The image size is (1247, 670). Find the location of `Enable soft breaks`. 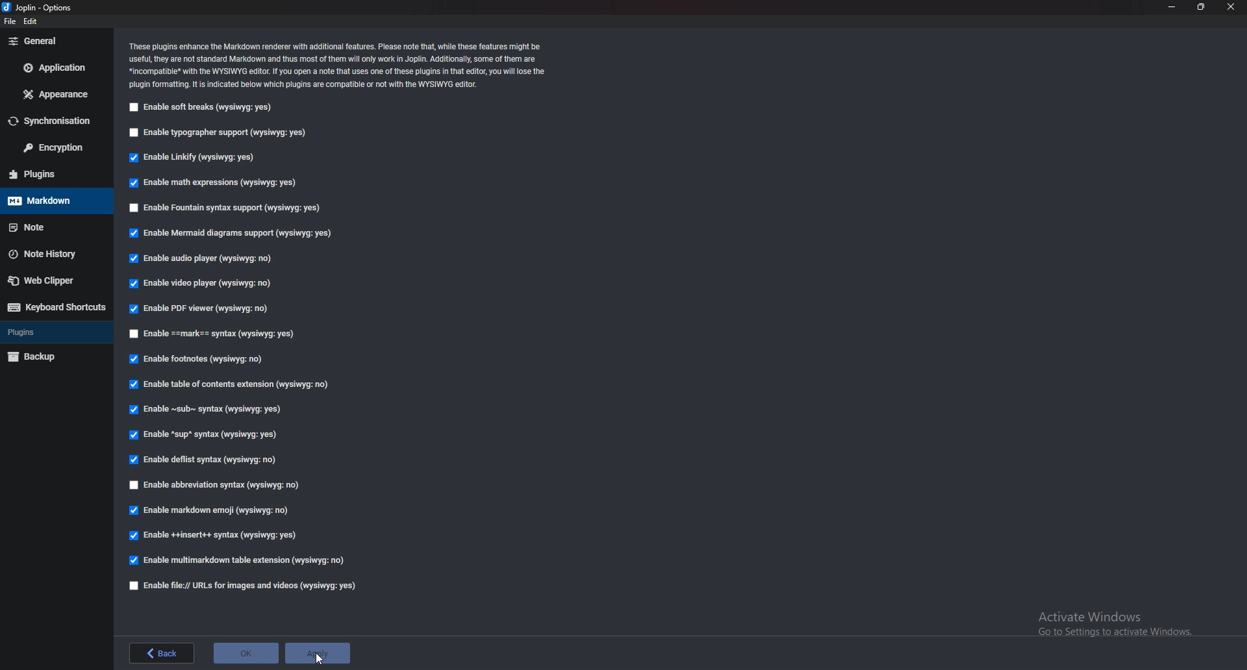

Enable soft breaks is located at coordinates (201, 109).